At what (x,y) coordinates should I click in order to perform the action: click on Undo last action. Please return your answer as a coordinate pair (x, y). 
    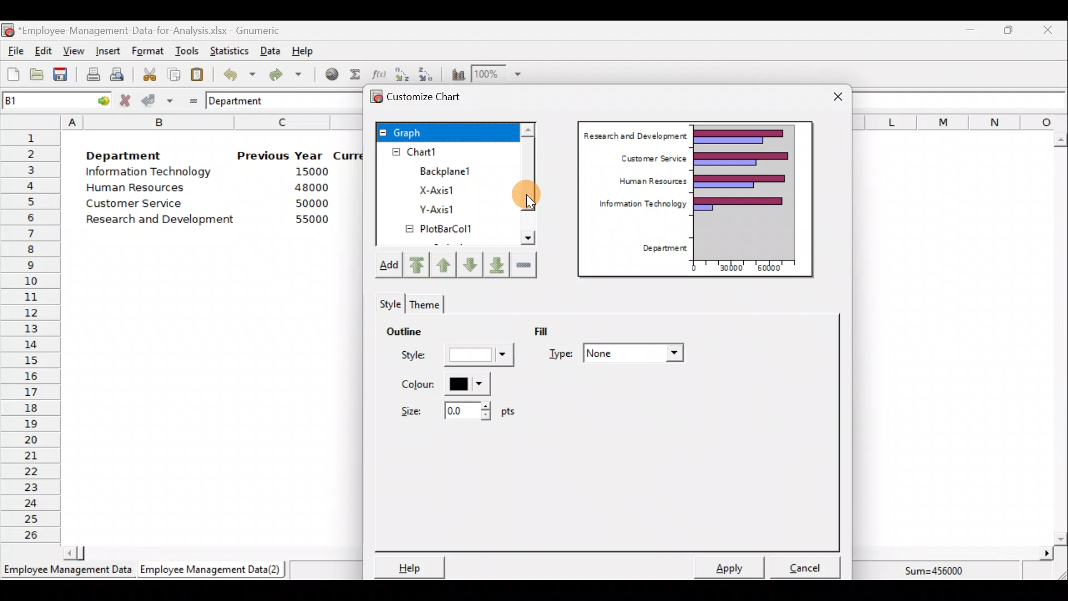
    Looking at the image, I should click on (233, 72).